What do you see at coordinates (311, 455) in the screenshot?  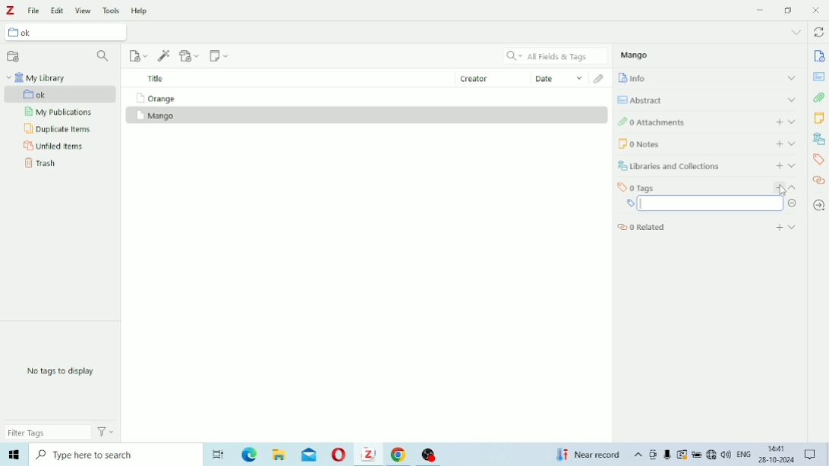 I see `Mail` at bounding box center [311, 455].